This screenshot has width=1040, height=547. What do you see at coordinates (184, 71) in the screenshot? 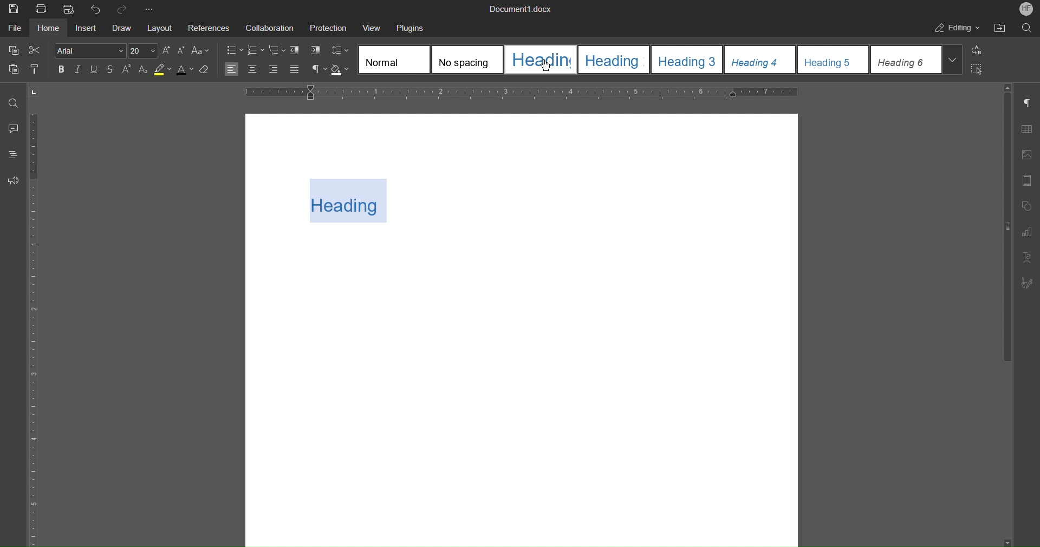
I see `Text Color` at bounding box center [184, 71].